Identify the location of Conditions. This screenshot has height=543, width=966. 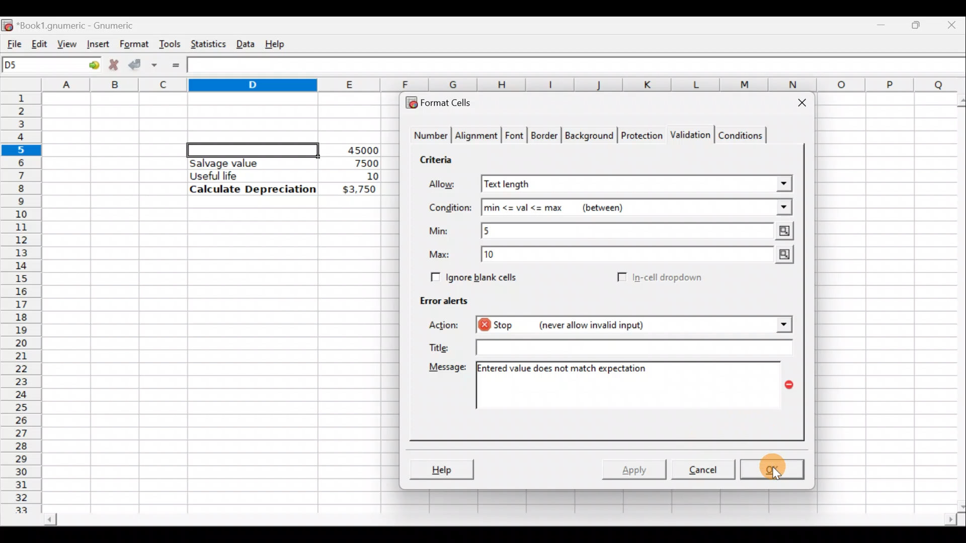
(740, 135).